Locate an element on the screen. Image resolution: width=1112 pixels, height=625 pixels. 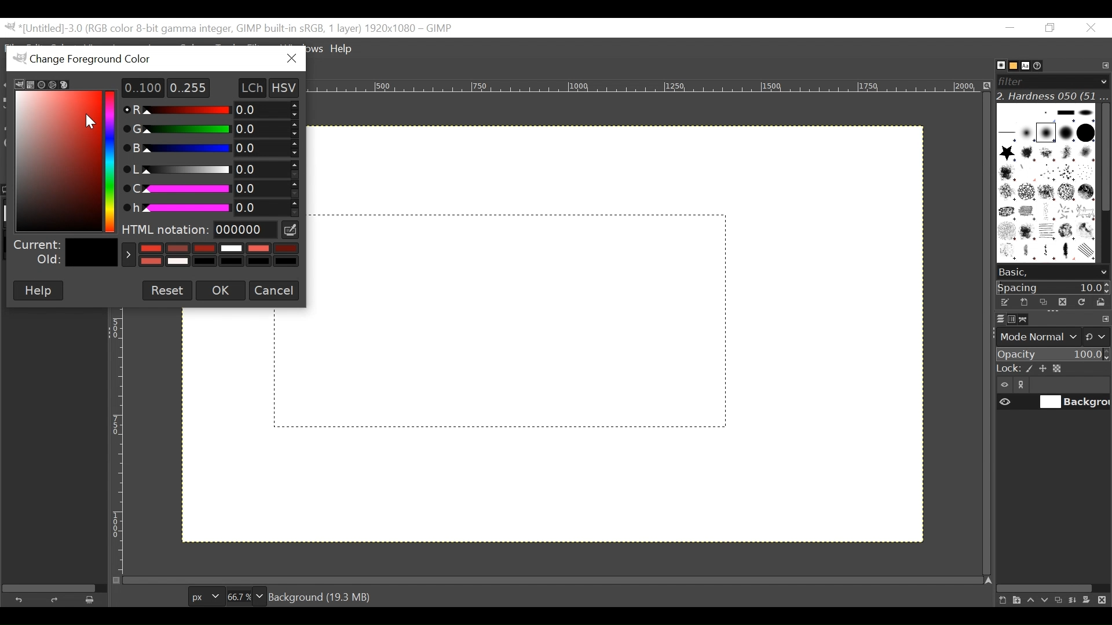
Green is located at coordinates (206, 129).